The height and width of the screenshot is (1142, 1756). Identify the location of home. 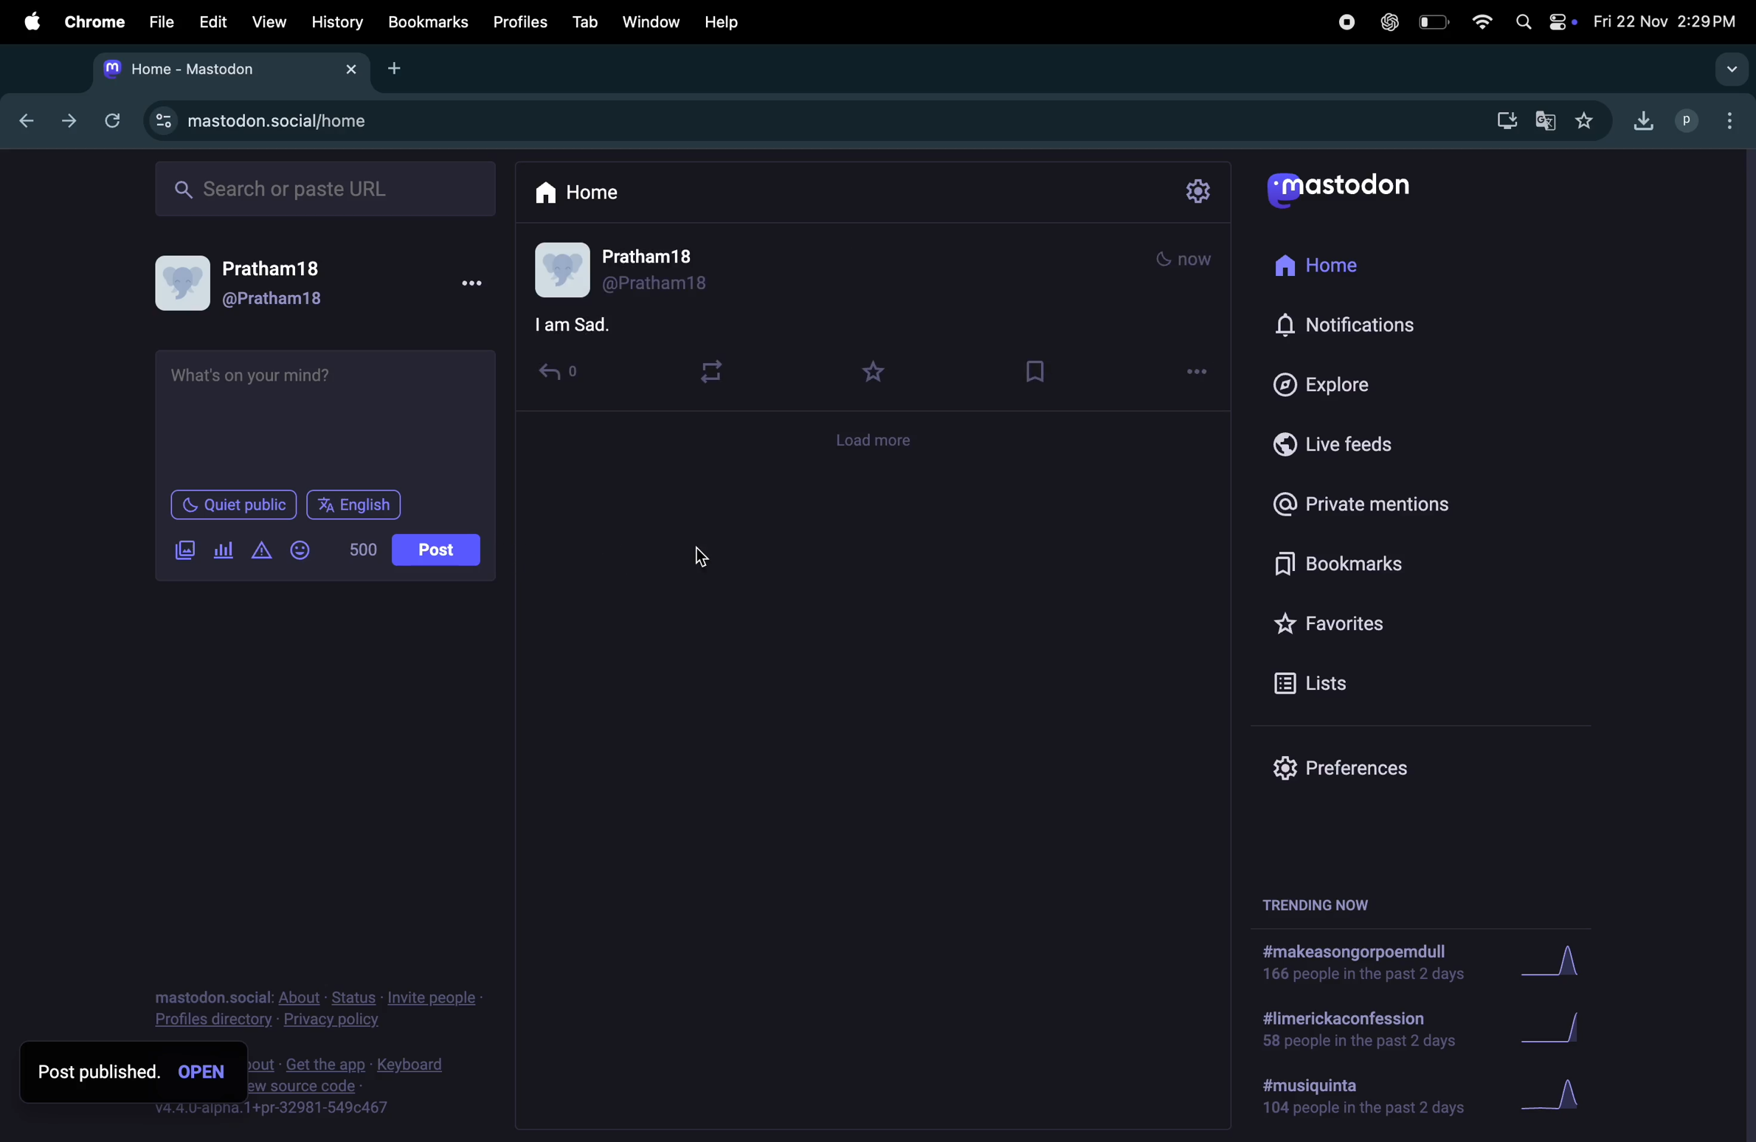
(581, 195).